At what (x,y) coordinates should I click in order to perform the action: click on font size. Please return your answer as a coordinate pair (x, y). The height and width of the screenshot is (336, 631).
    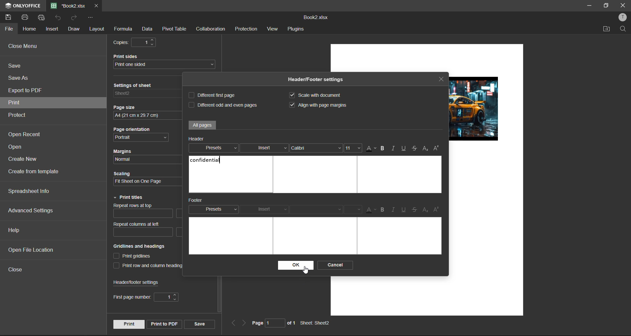
    Looking at the image, I should click on (353, 210).